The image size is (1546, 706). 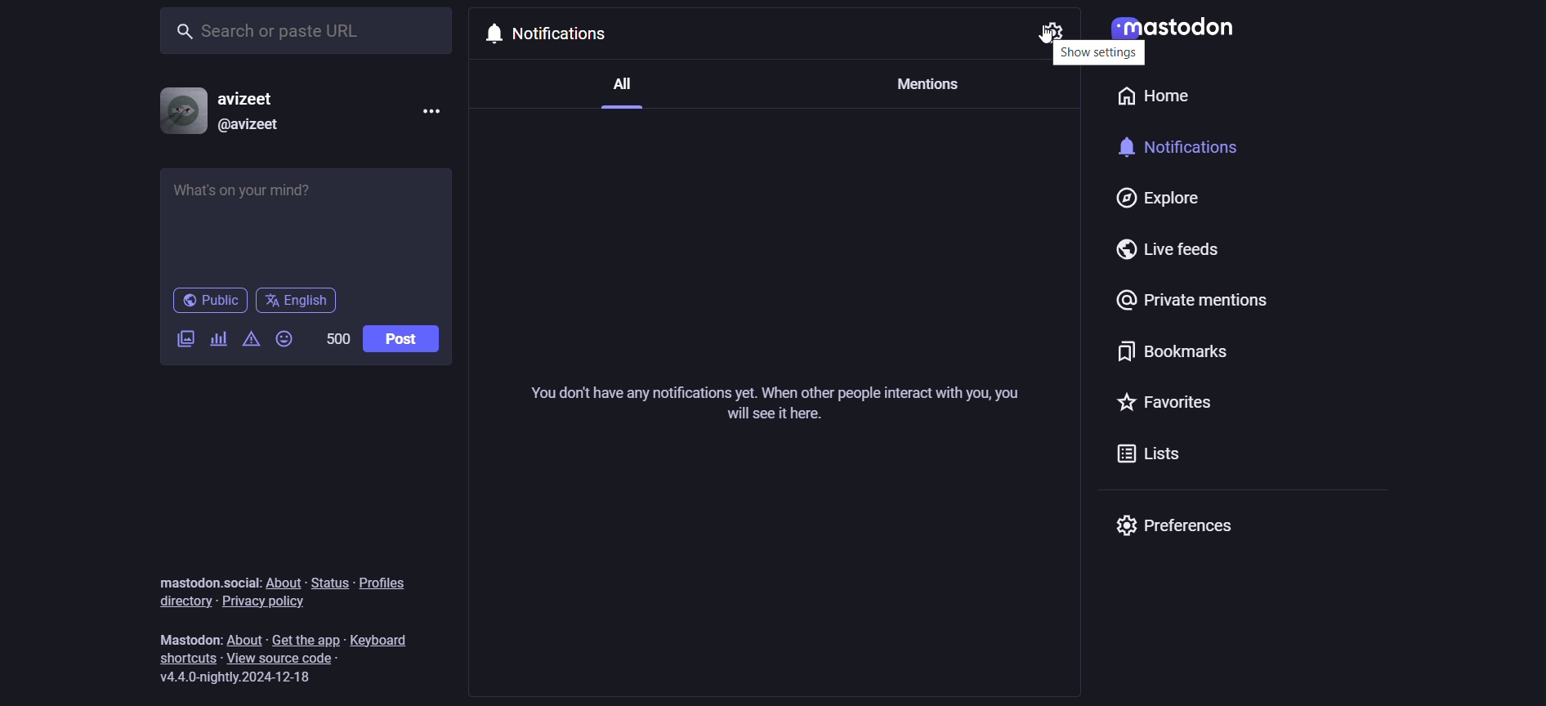 What do you see at coordinates (1177, 254) in the screenshot?
I see `live feeds` at bounding box center [1177, 254].